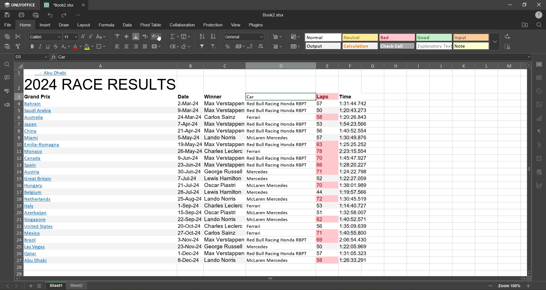 This screenshot has height=290, width=546. What do you see at coordinates (7, 47) in the screenshot?
I see `paste` at bounding box center [7, 47].